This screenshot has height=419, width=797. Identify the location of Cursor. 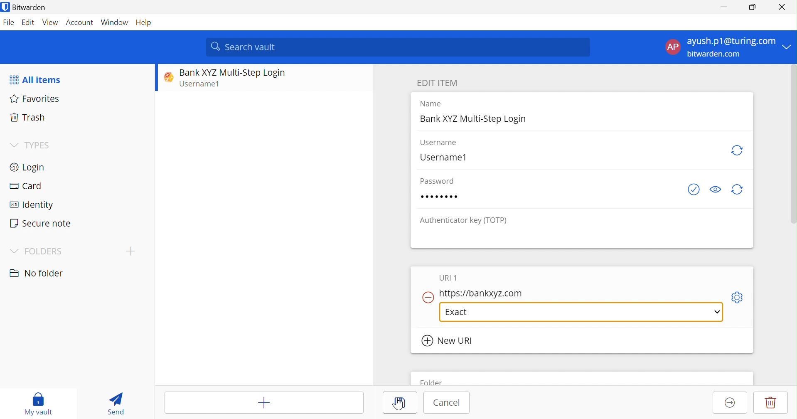
(399, 405).